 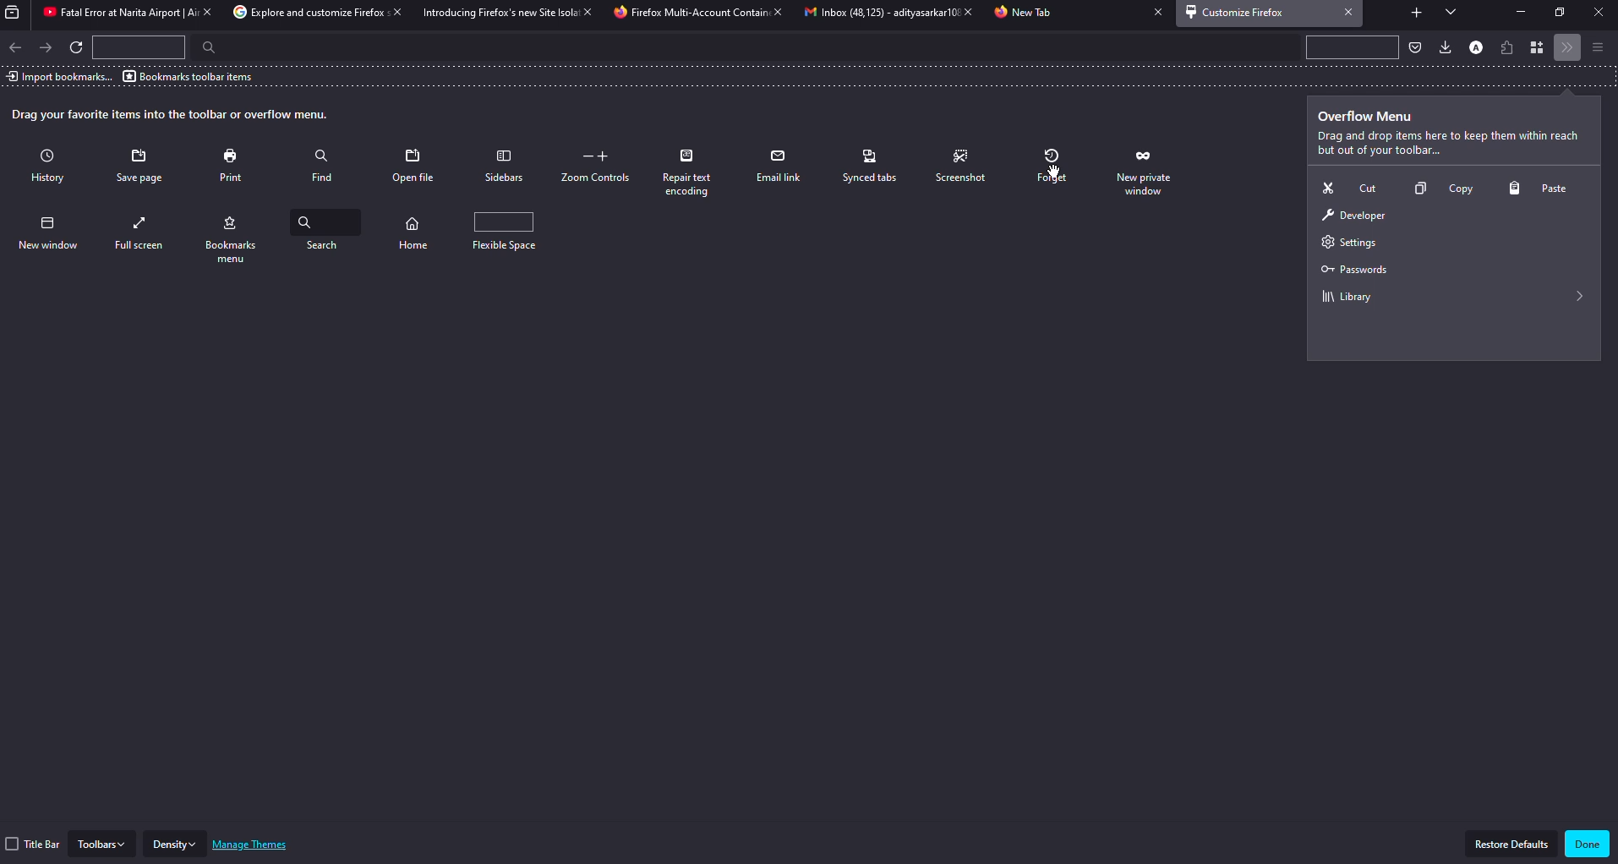 I want to click on save to packet, so click(x=1414, y=46).